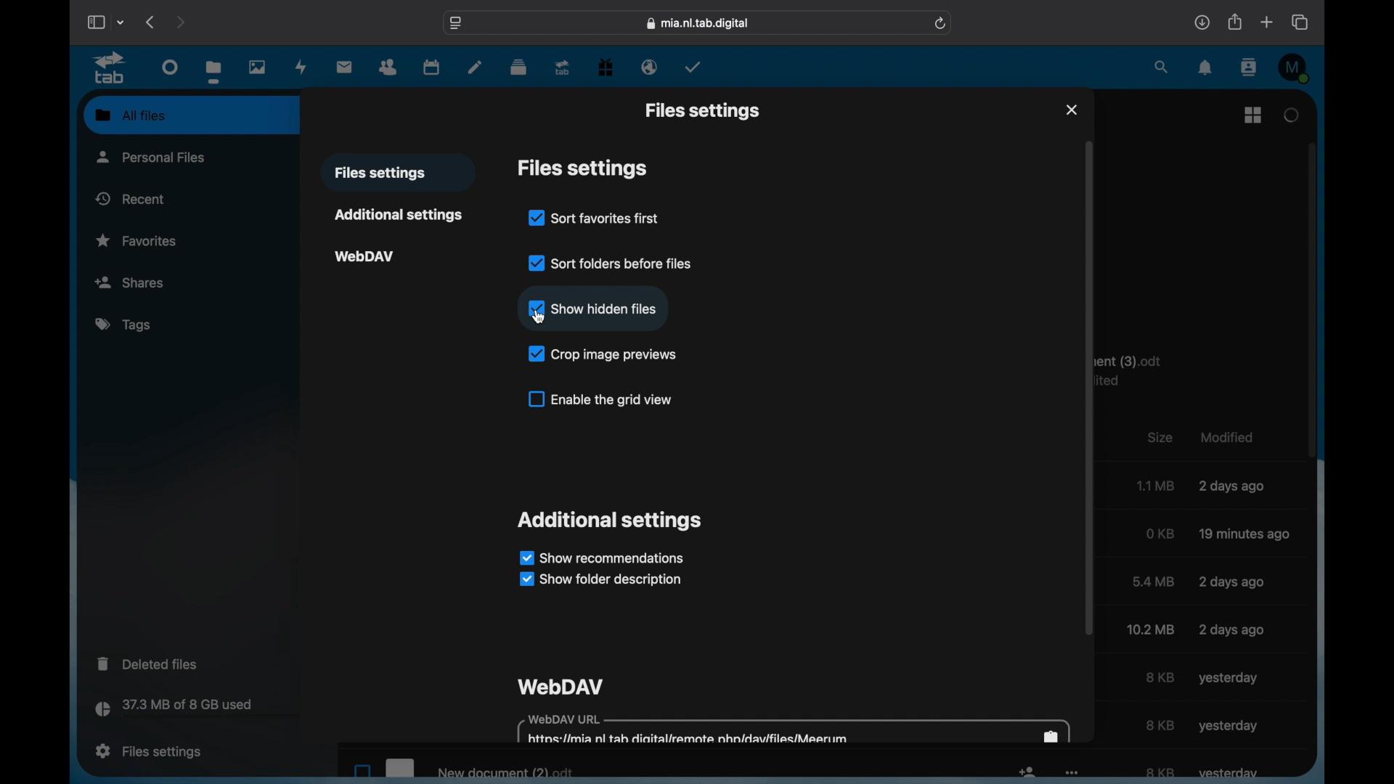  Describe the element at coordinates (1162, 772) in the screenshot. I see `size` at that location.